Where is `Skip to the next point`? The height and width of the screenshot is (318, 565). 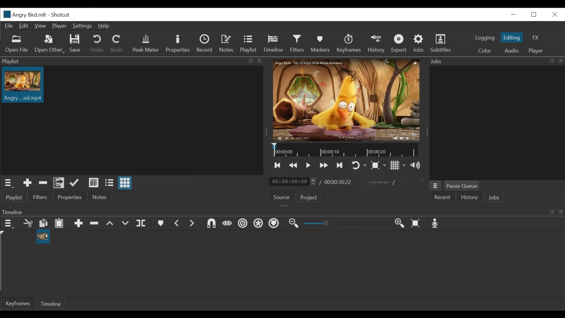
Skip to the next point is located at coordinates (278, 165).